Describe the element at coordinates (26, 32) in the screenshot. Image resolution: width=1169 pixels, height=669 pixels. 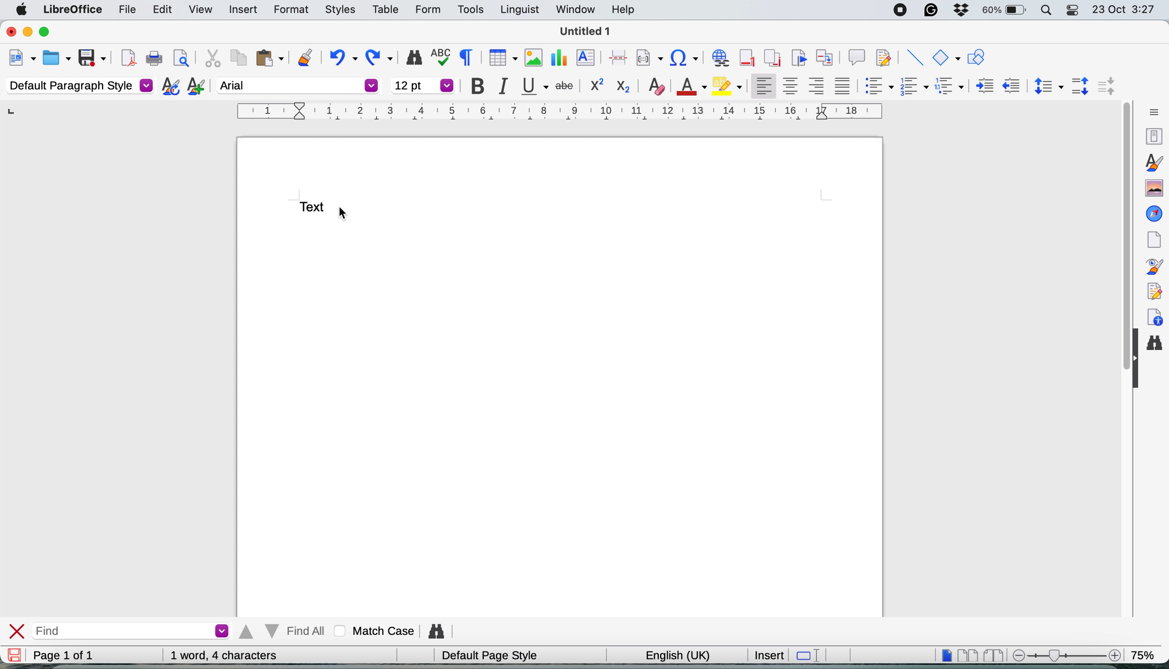
I see `minimise` at that location.